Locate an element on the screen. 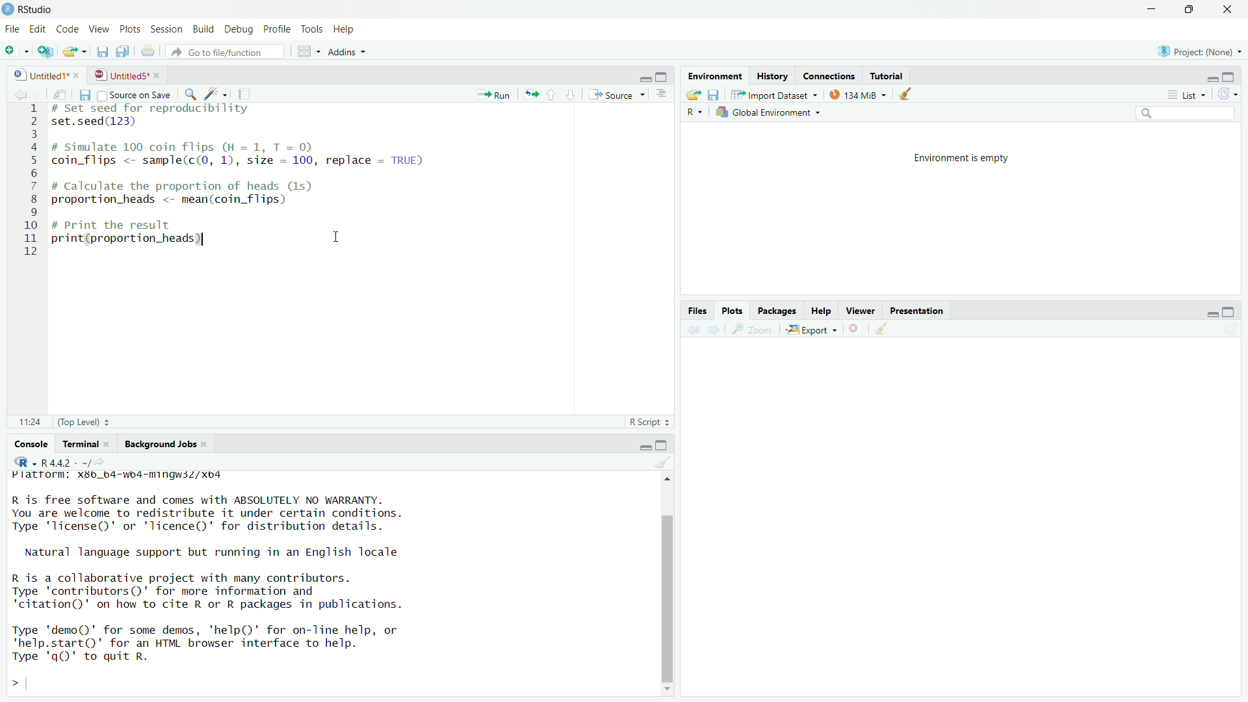 The image size is (1248, 702). list is located at coordinates (1188, 96).